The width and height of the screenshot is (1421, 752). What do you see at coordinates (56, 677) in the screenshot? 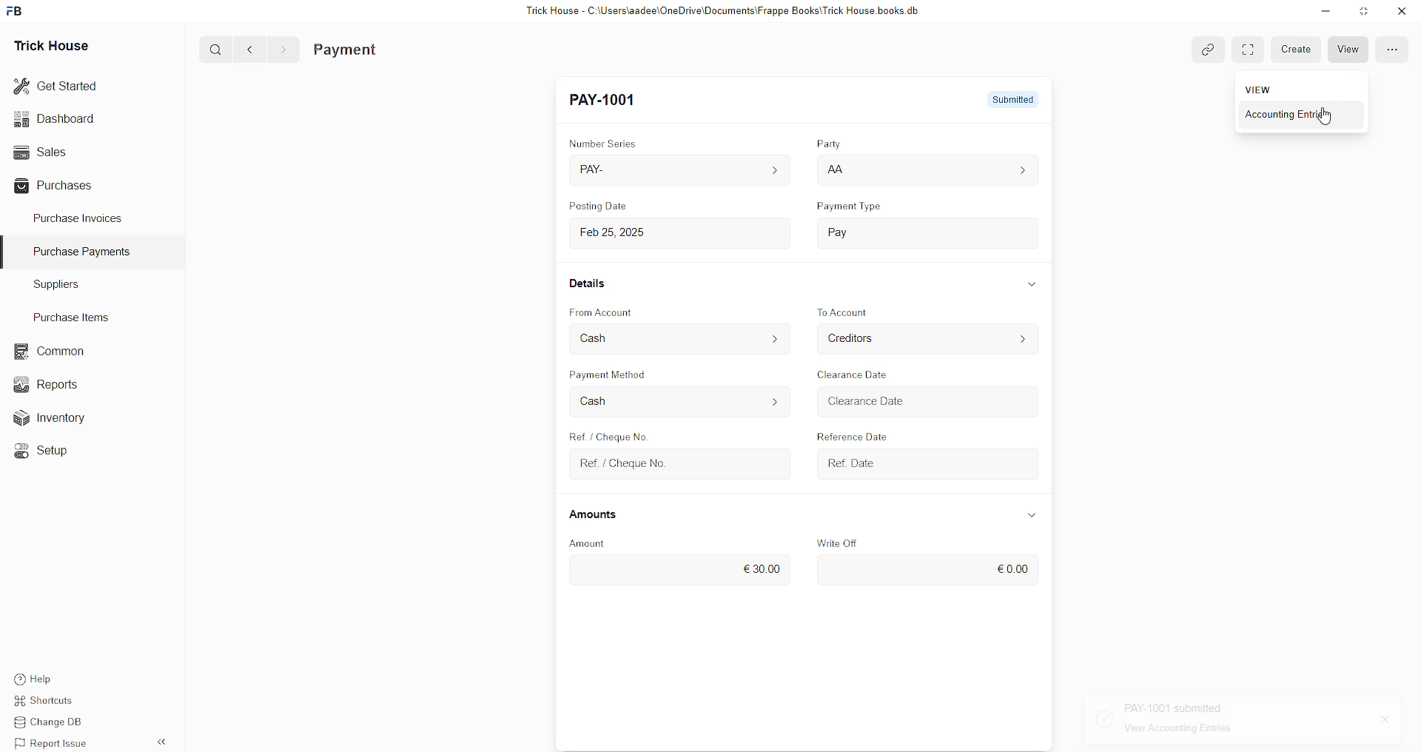
I see ` Help` at bounding box center [56, 677].